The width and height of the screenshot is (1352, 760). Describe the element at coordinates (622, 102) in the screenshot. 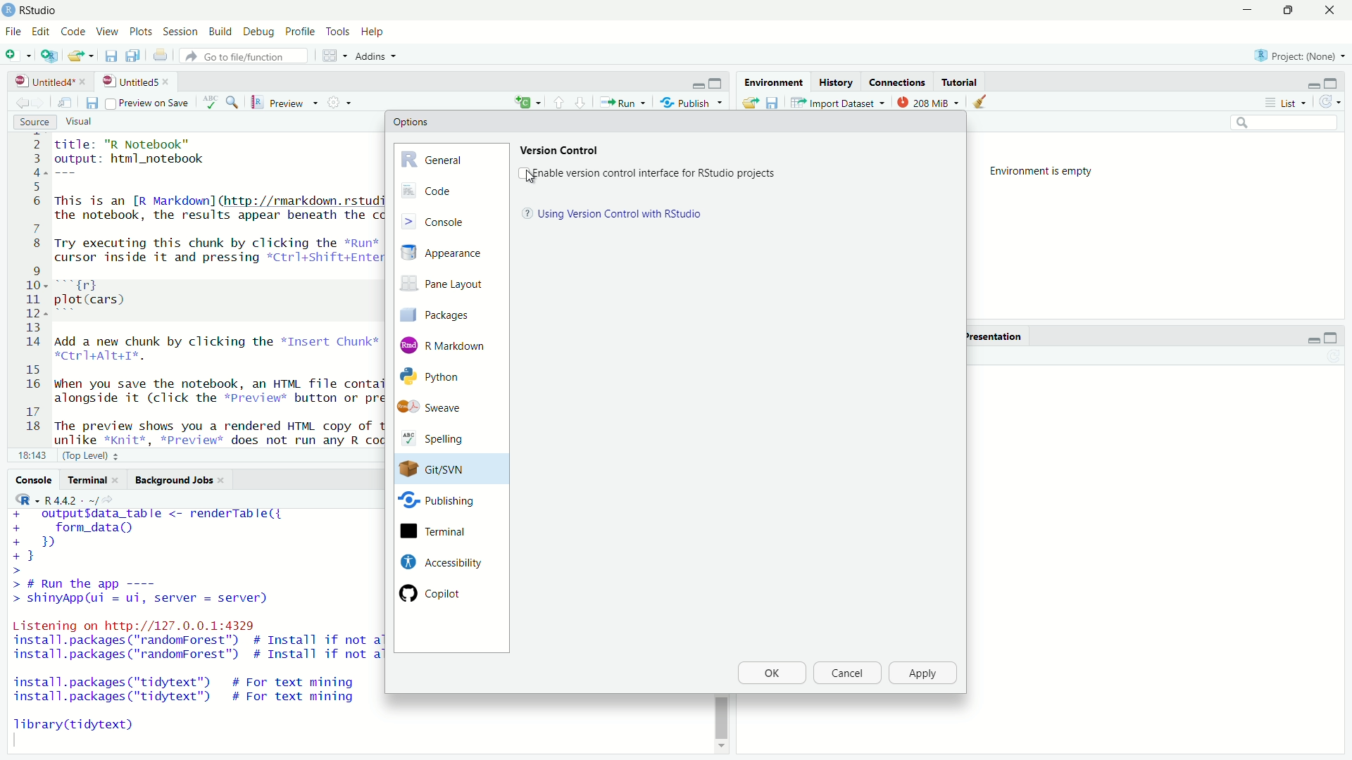

I see `Run` at that location.